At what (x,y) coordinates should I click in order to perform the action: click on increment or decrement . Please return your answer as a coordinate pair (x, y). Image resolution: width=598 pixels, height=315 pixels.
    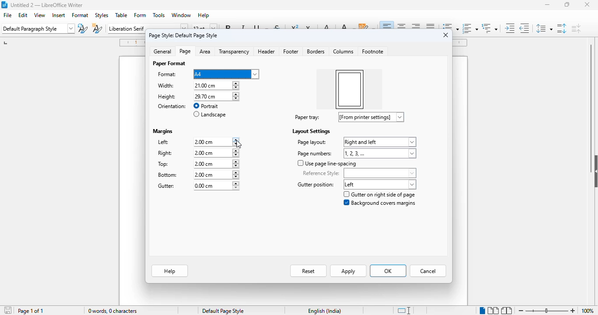
    Looking at the image, I should click on (238, 154).